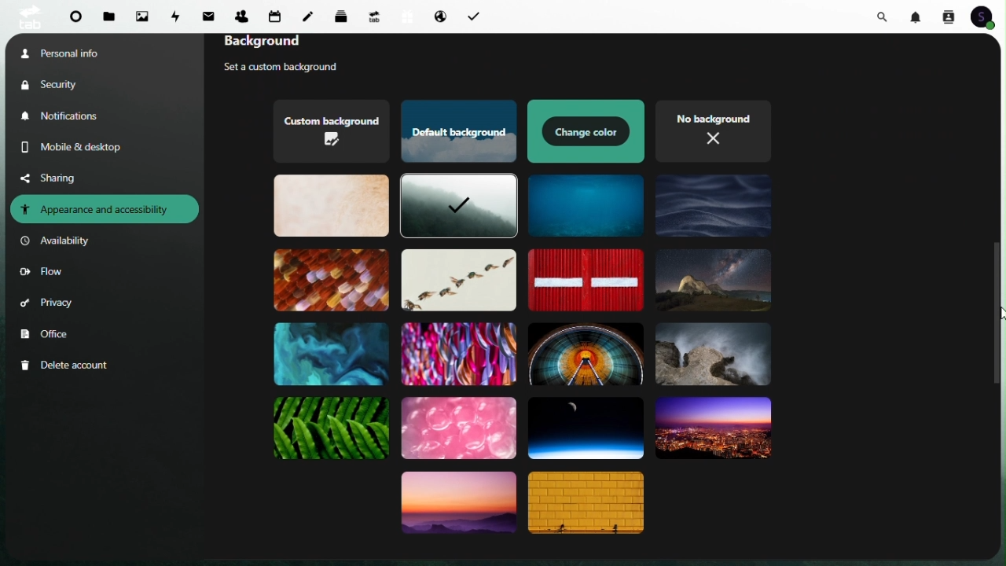 The height and width of the screenshot is (566, 1006). Describe the element at coordinates (178, 15) in the screenshot. I see `Activity` at that location.